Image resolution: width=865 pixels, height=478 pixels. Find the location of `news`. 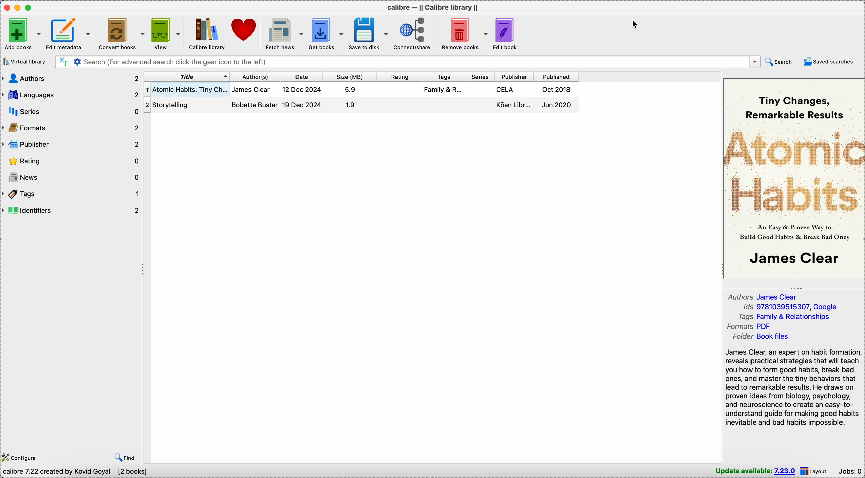

news is located at coordinates (73, 177).